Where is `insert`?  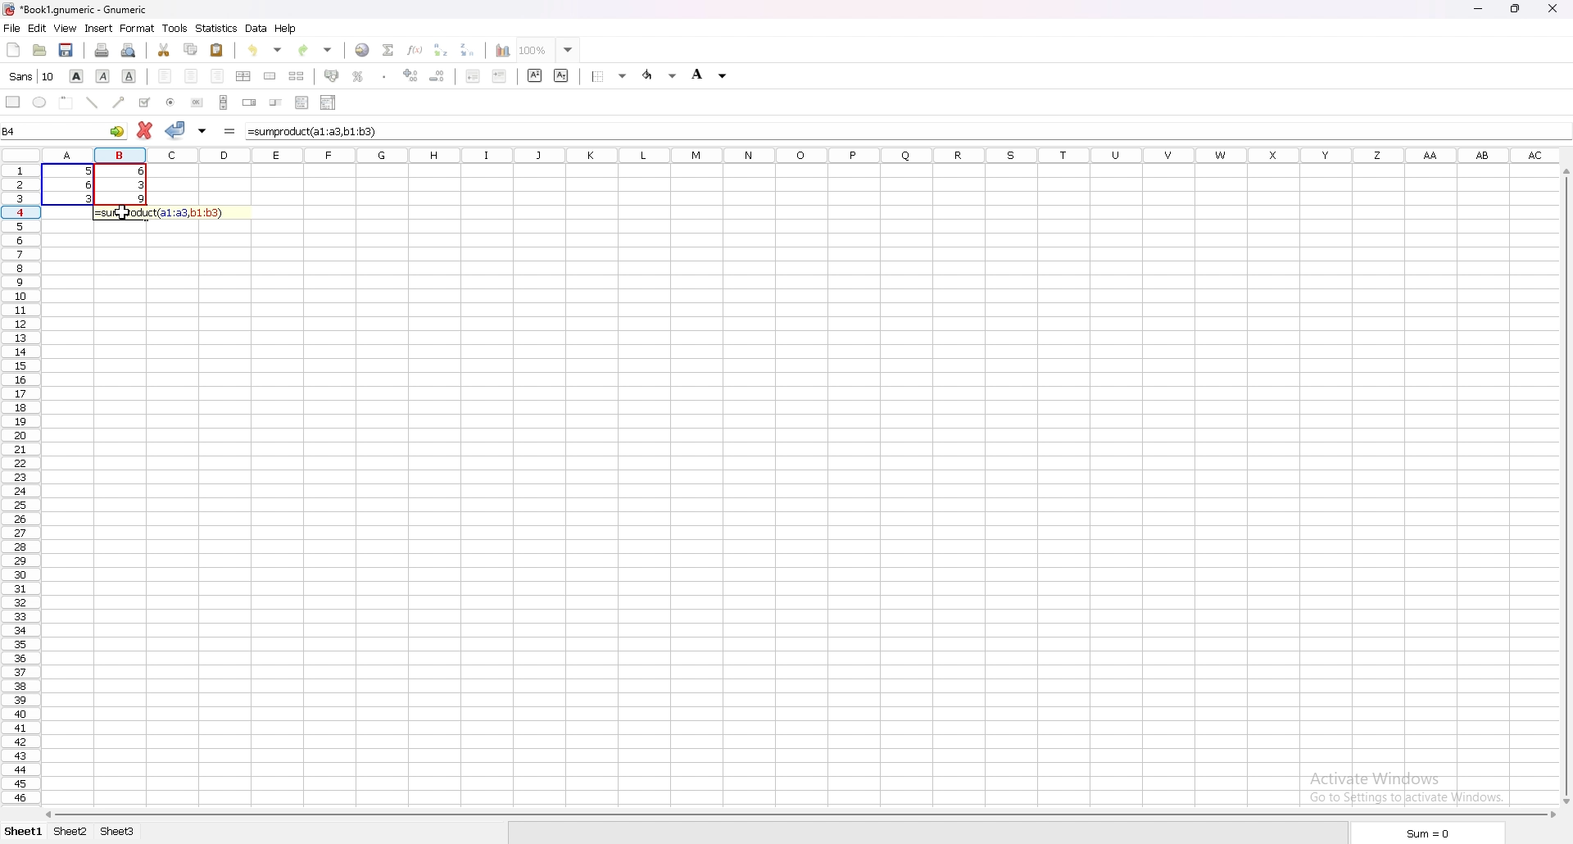 insert is located at coordinates (97, 29).